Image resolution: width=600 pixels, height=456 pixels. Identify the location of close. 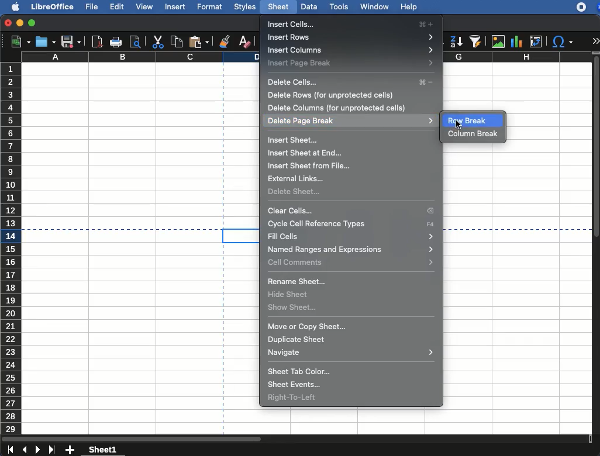
(8, 23).